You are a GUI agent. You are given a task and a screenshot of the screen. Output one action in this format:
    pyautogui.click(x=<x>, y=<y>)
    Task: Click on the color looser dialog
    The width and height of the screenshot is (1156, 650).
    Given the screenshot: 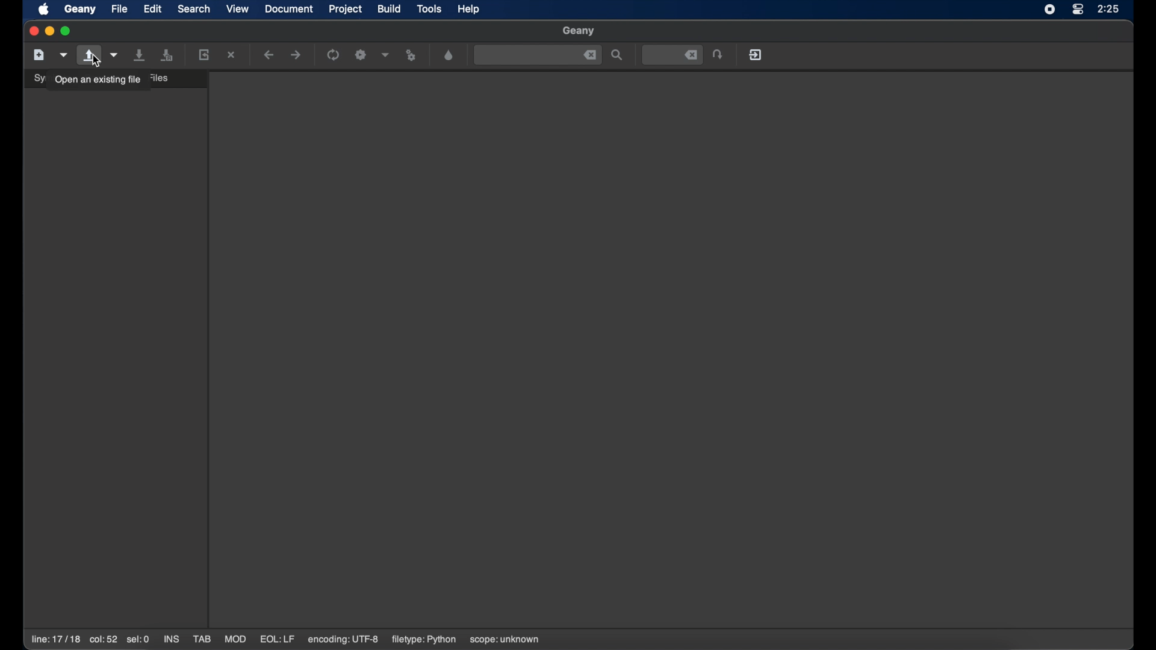 What is the action you would take?
    pyautogui.click(x=449, y=54)
    